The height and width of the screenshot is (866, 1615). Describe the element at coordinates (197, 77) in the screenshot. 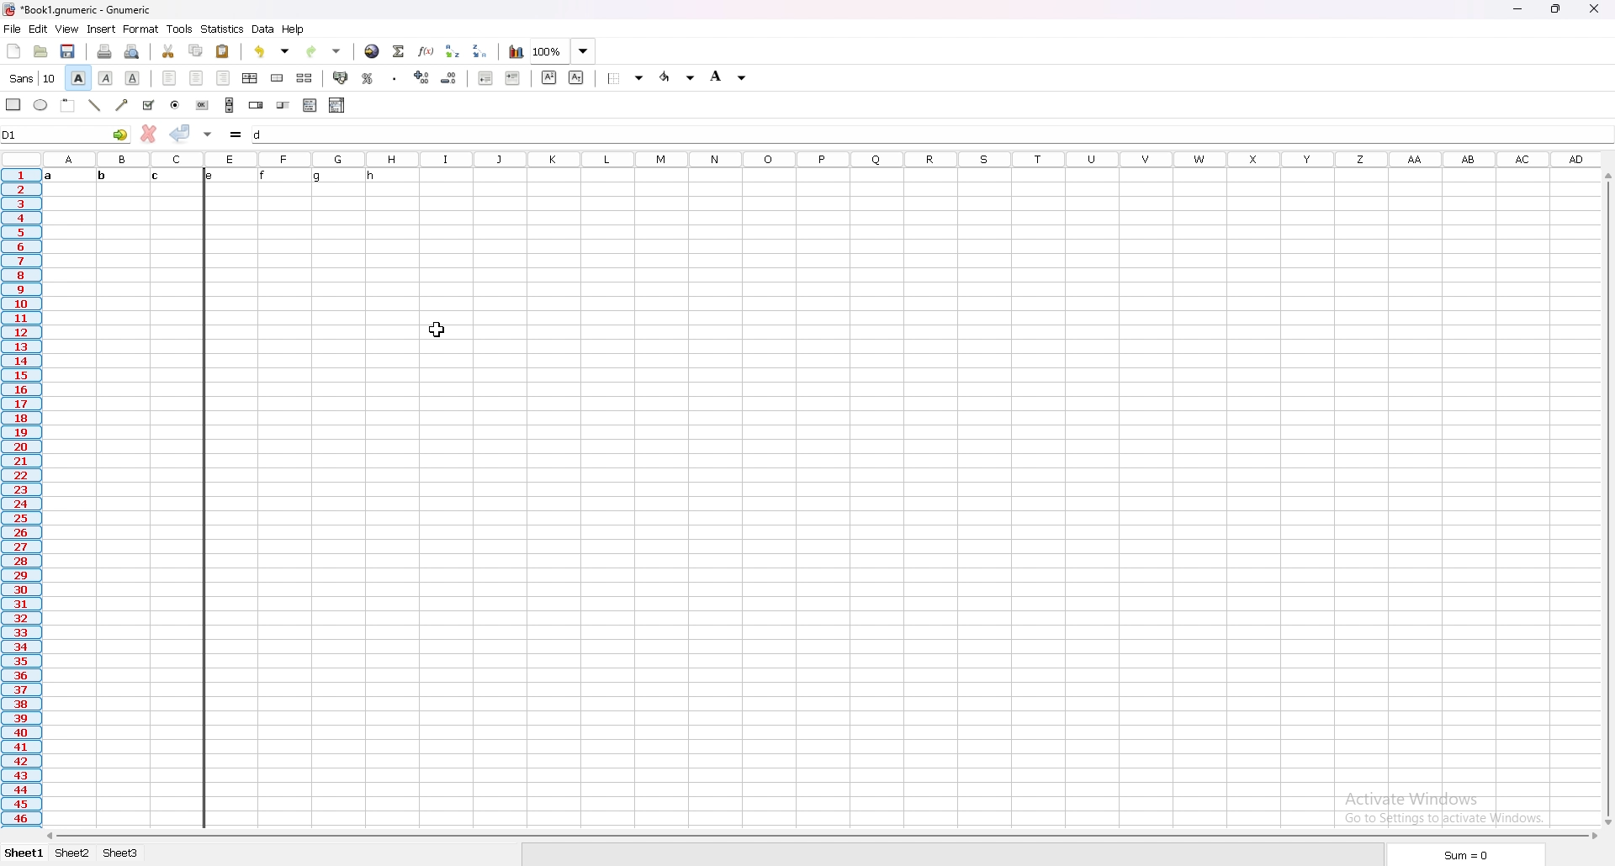

I see `centre` at that location.